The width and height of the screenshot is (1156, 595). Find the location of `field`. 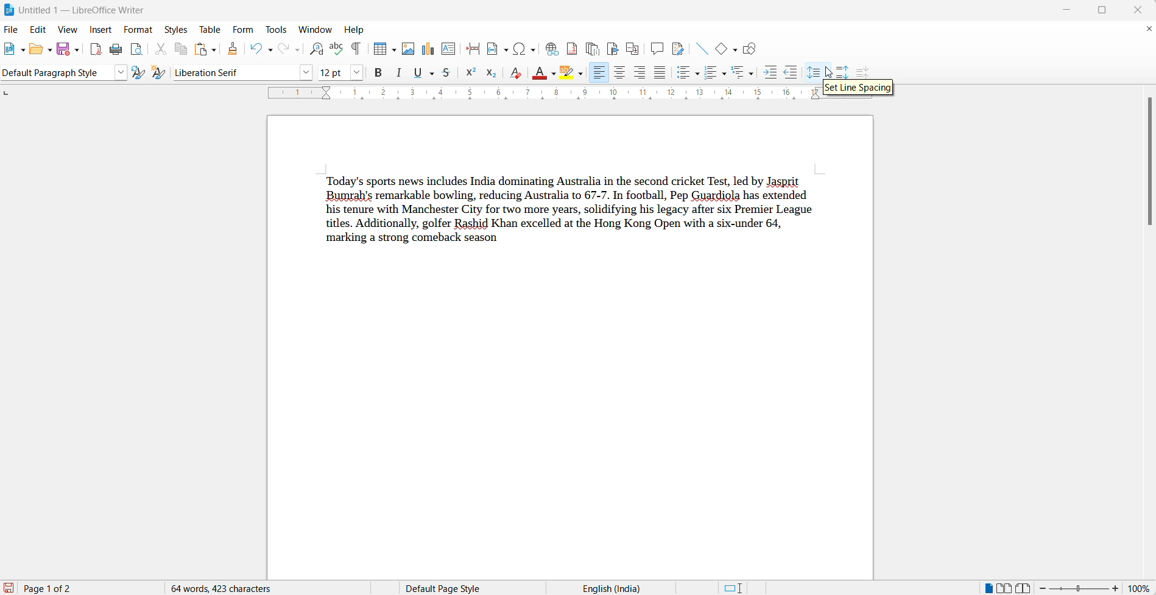

field is located at coordinates (497, 49).